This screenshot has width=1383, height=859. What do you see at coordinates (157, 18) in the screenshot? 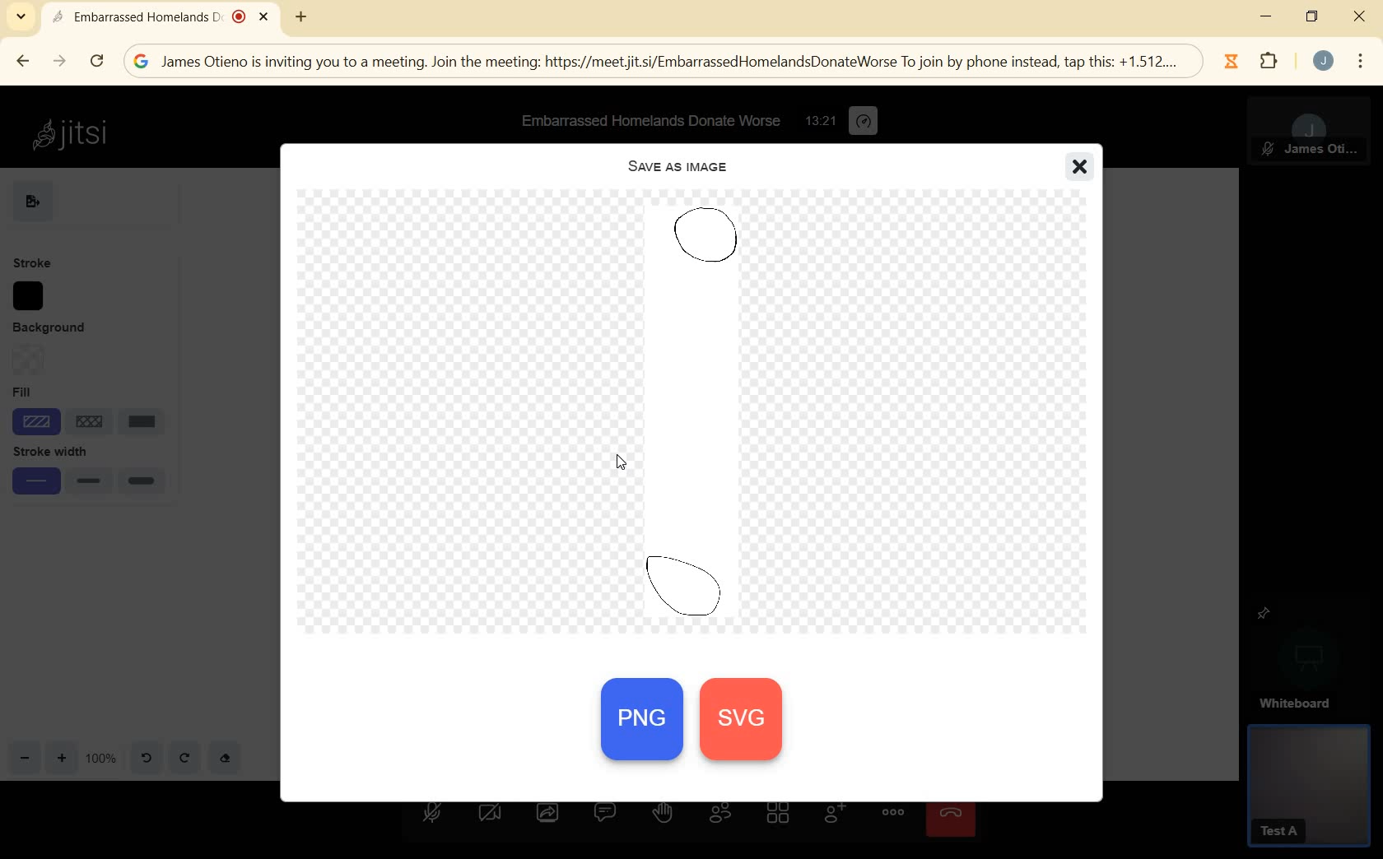
I see `Embarrassed Homelands D` at bounding box center [157, 18].